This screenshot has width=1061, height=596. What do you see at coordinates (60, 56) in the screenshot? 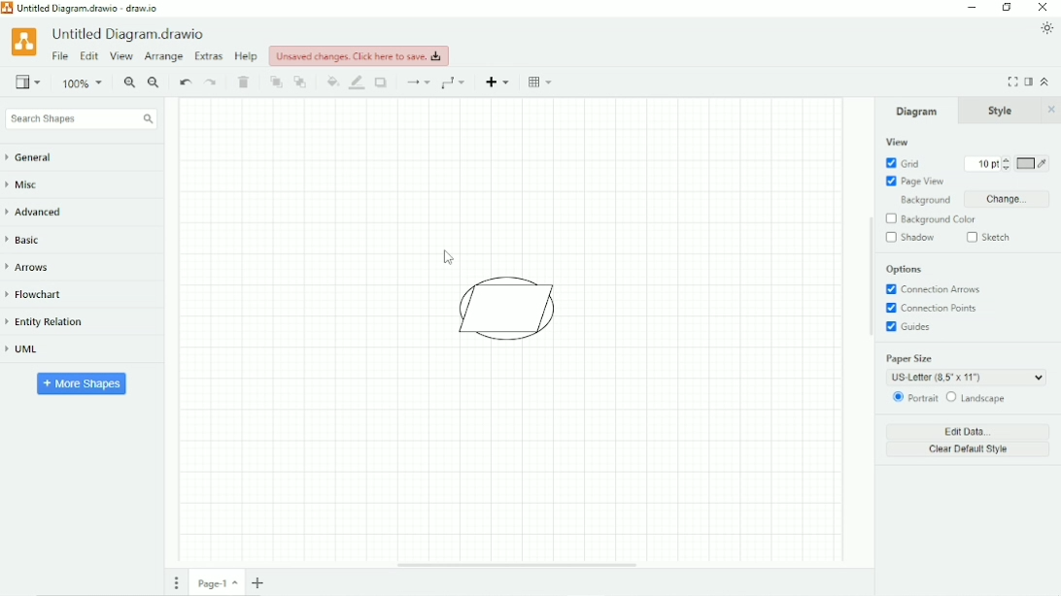
I see `File` at bounding box center [60, 56].